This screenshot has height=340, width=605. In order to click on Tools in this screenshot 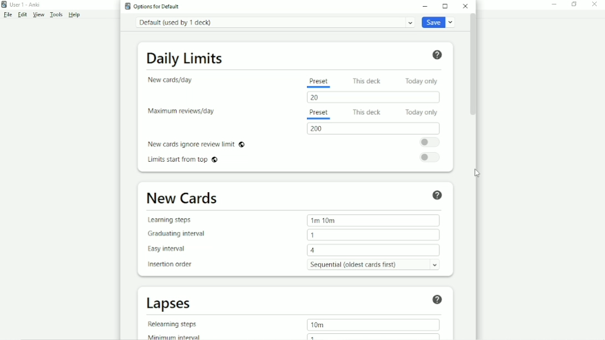, I will do `click(57, 15)`.